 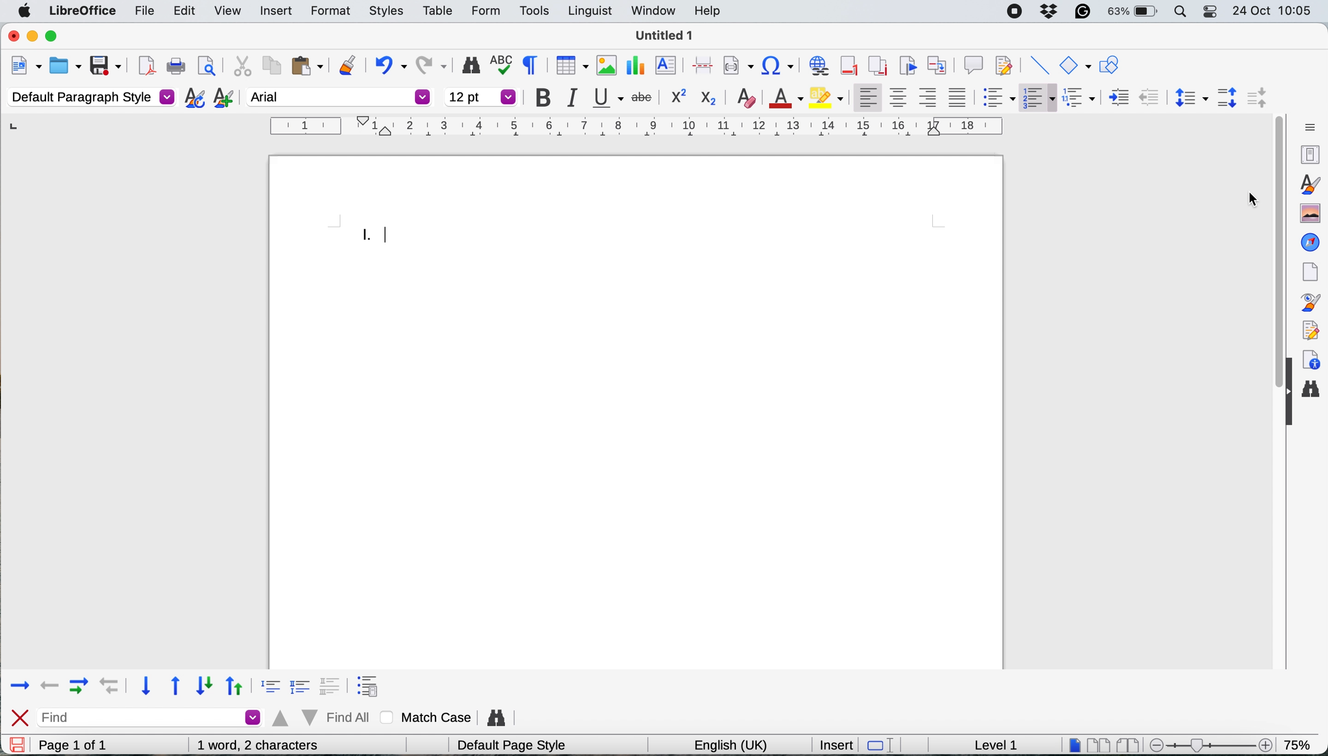 What do you see at coordinates (242, 65) in the screenshot?
I see `cut` at bounding box center [242, 65].